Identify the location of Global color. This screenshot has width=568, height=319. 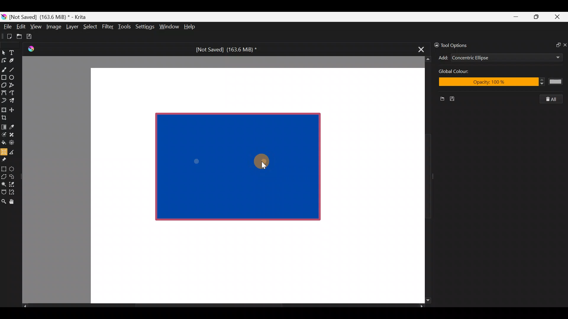
(470, 72).